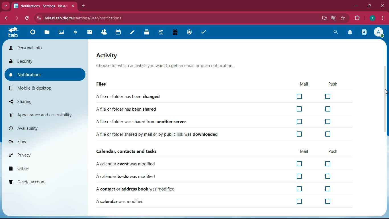 This screenshot has width=389, height=219. I want to click on install app, so click(324, 18).